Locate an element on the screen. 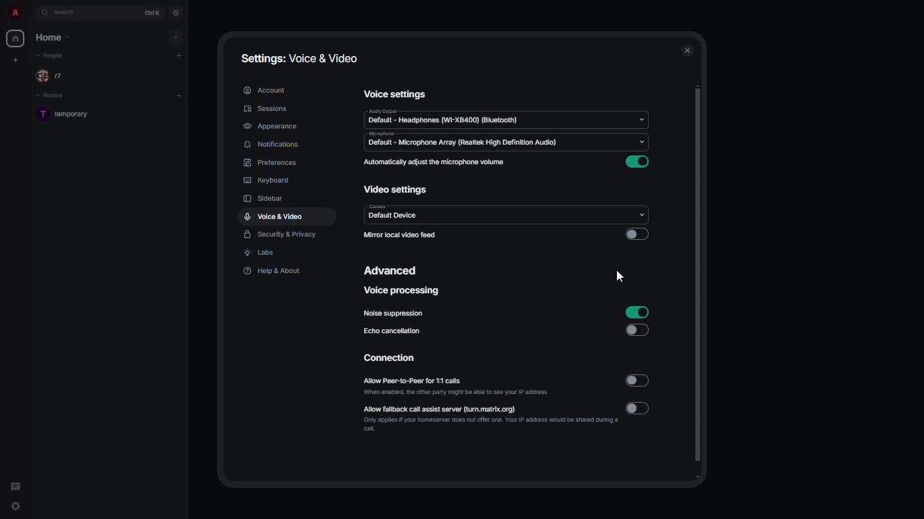 The height and width of the screenshot is (519, 924). appearance is located at coordinates (271, 127).